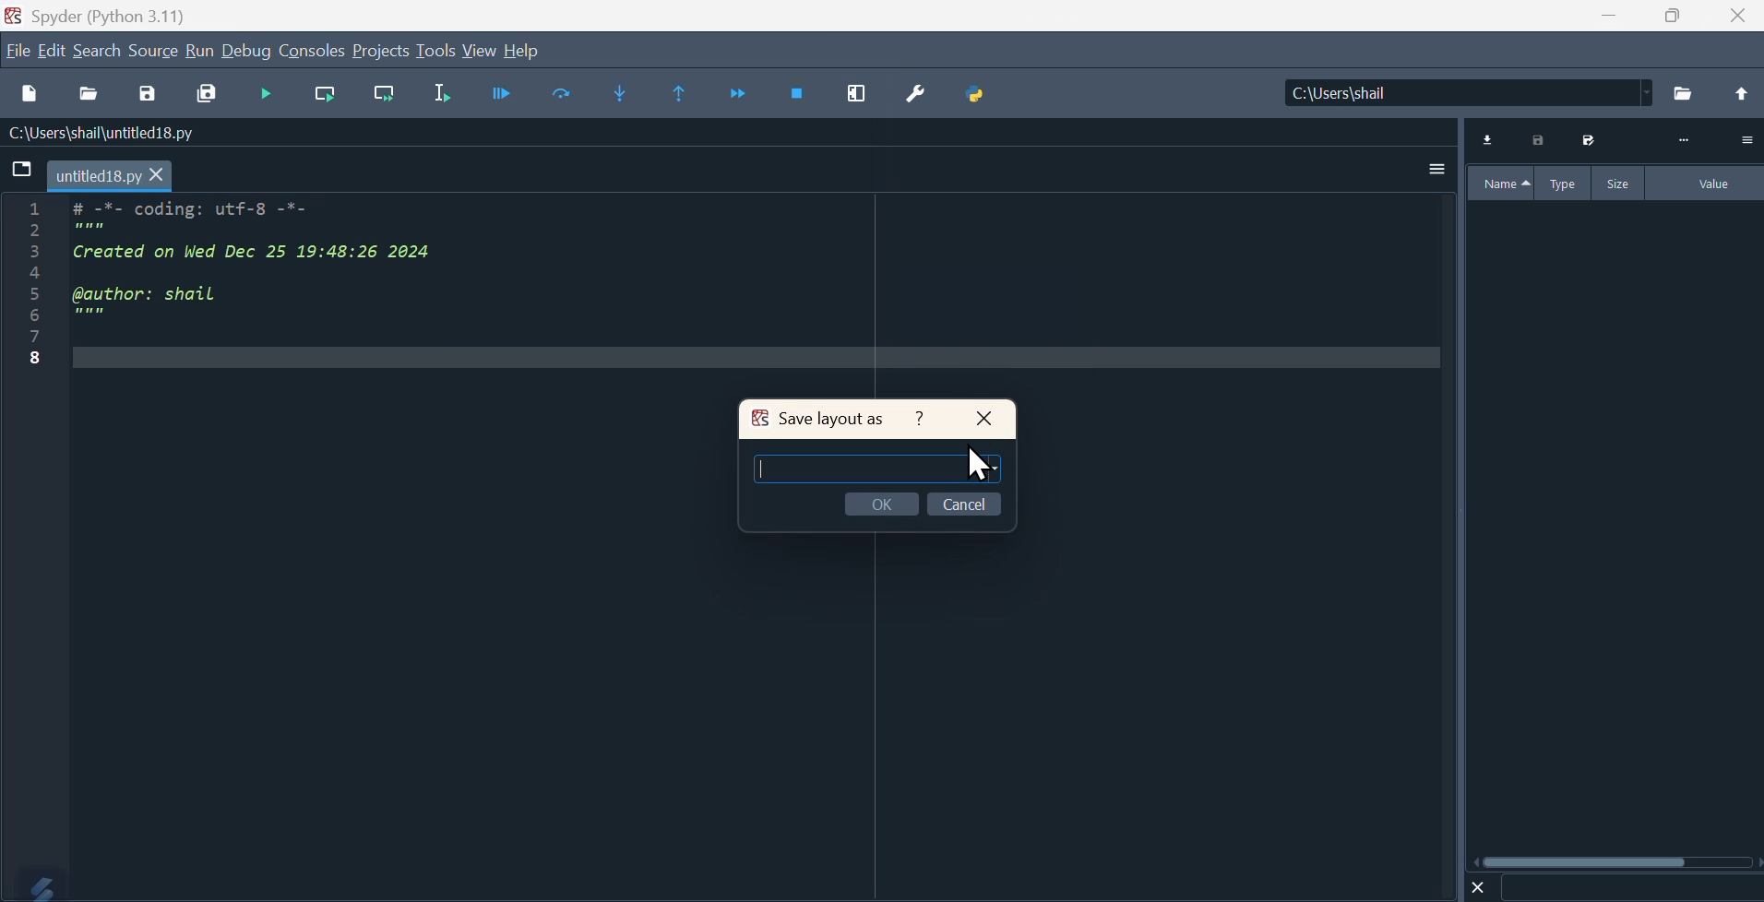 This screenshot has width=1764, height=902. What do you see at coordinates (1673, 16) in the screenshot?
I see `Maximize` at bounding box center [1673, 16].